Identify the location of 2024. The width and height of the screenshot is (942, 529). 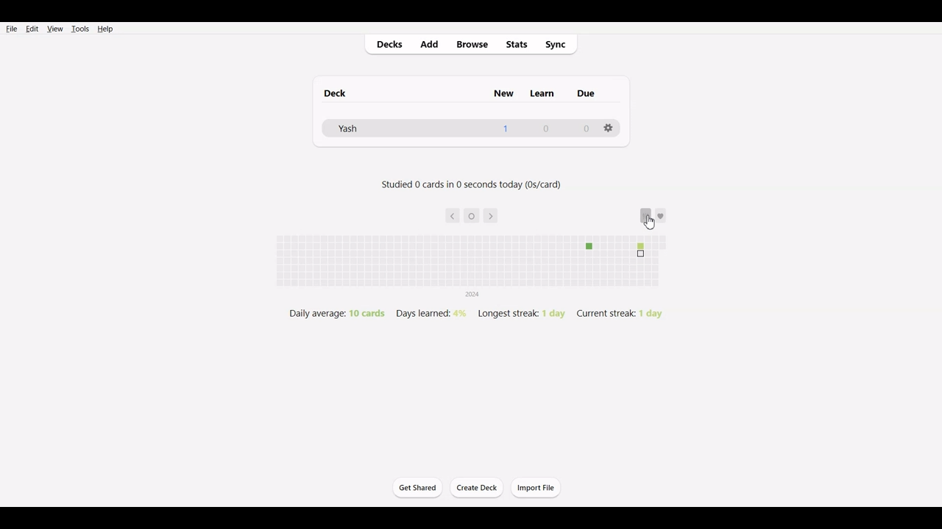
(478, 295).